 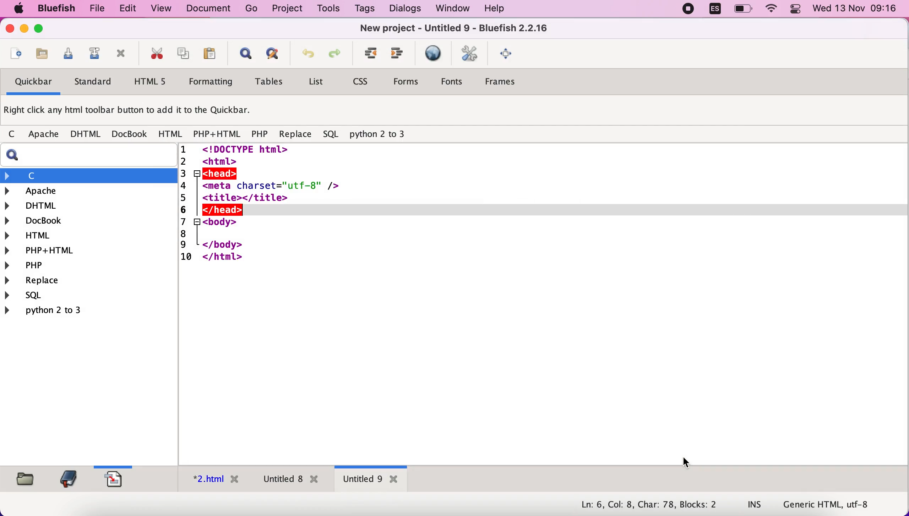 What do you see at coordinates (212, 83) in the screenshot?
I see `formatting` at bounding box center [212, 83].